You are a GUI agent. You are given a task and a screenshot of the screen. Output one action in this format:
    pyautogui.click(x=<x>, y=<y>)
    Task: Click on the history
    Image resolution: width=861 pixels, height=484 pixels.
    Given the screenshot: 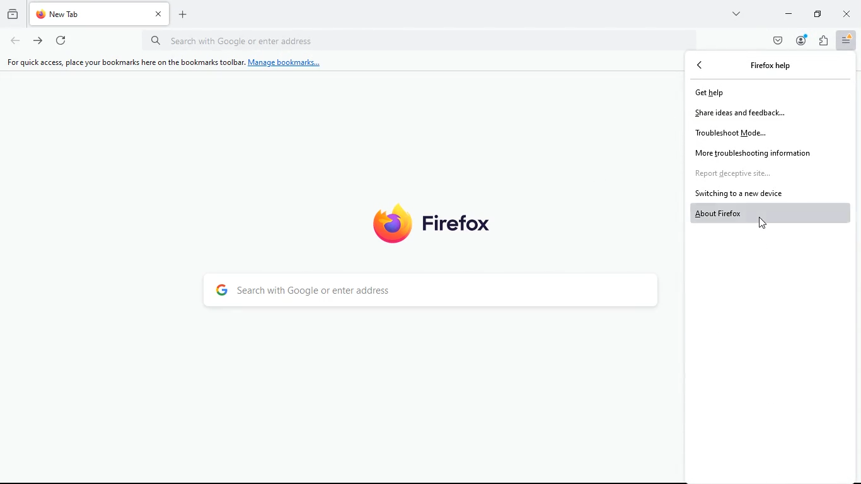 What is the action you would take?
    pyautogui.click(x=11, y=13)
    